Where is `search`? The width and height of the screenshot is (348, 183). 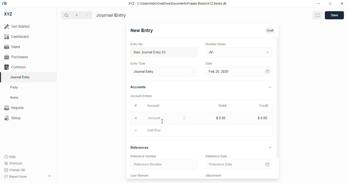 search is located at coordinates (66, 15).